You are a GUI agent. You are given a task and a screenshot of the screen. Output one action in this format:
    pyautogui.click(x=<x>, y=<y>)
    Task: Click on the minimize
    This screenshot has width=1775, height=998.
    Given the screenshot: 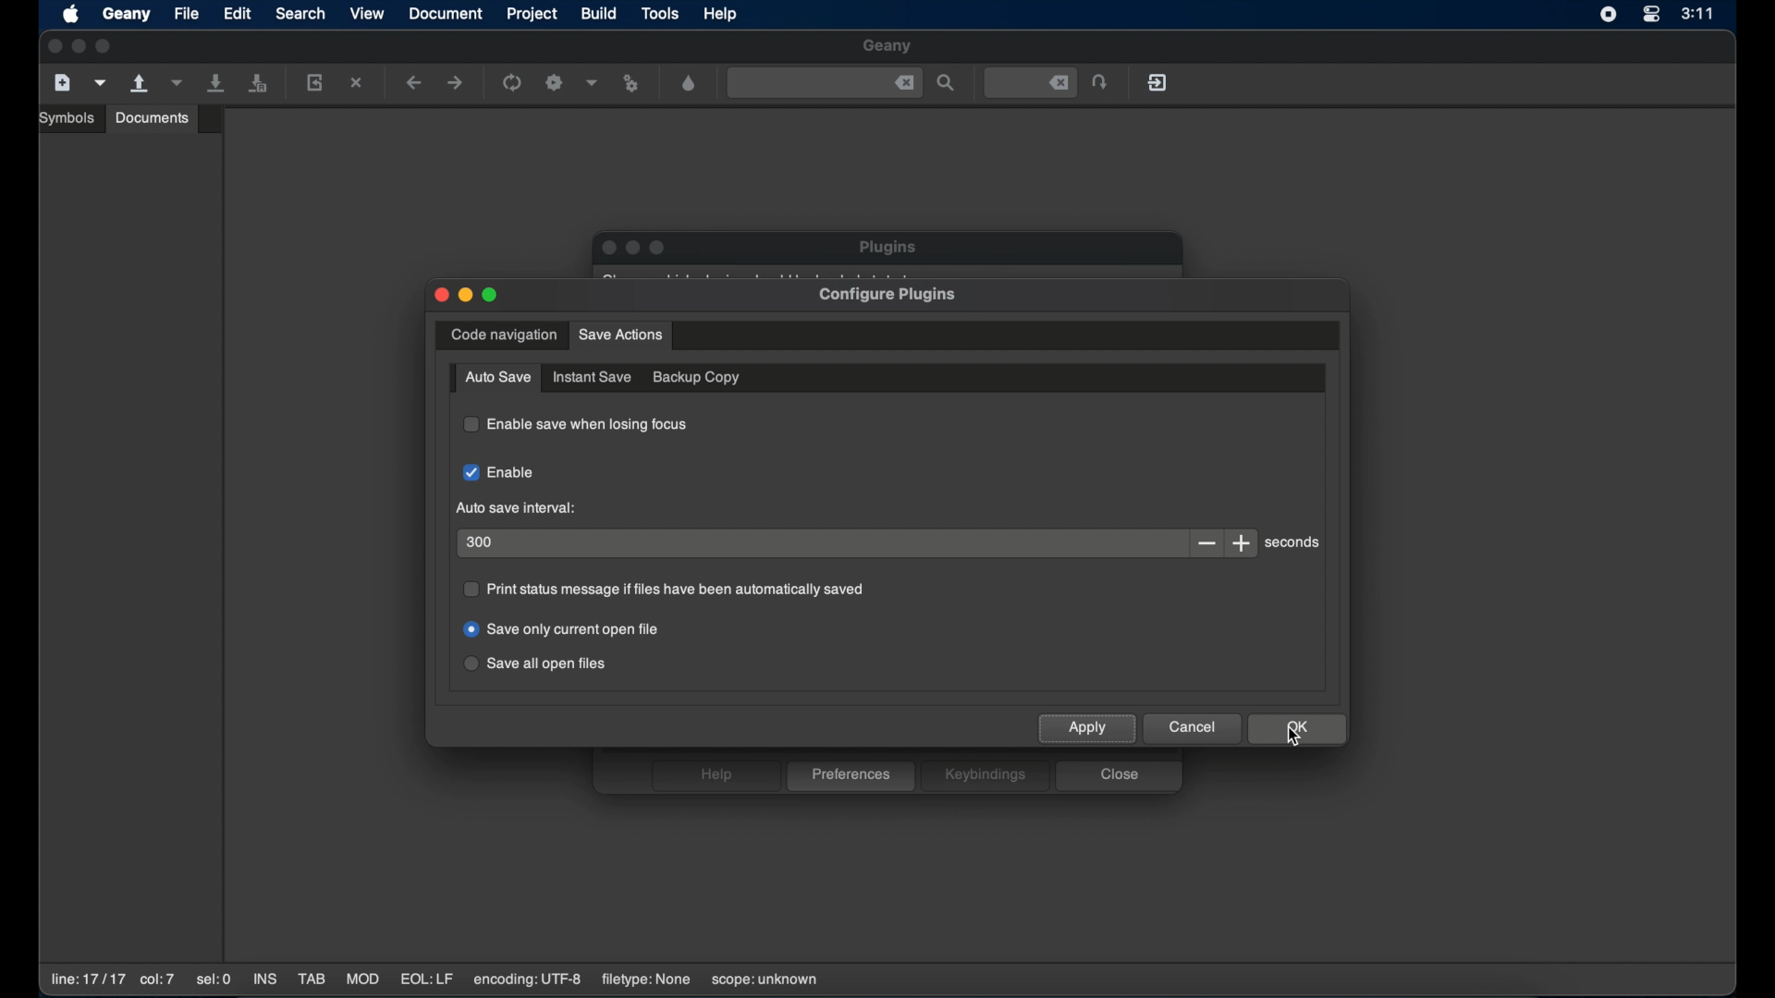 What is the action you would take?
    pyautogui.click(x=634, y=249)
    